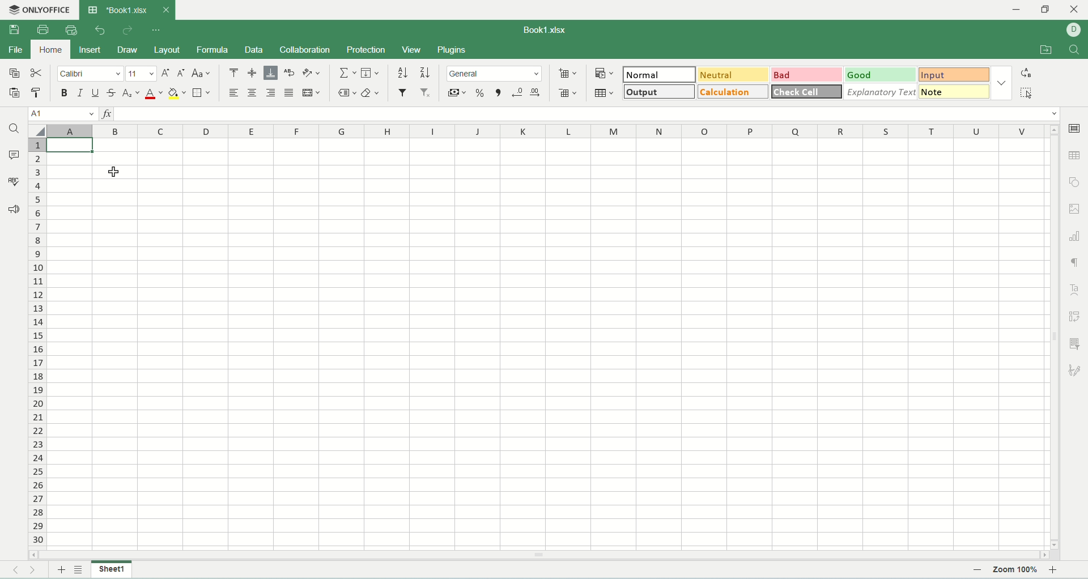  I want to click on select all, so click(1030, 93).